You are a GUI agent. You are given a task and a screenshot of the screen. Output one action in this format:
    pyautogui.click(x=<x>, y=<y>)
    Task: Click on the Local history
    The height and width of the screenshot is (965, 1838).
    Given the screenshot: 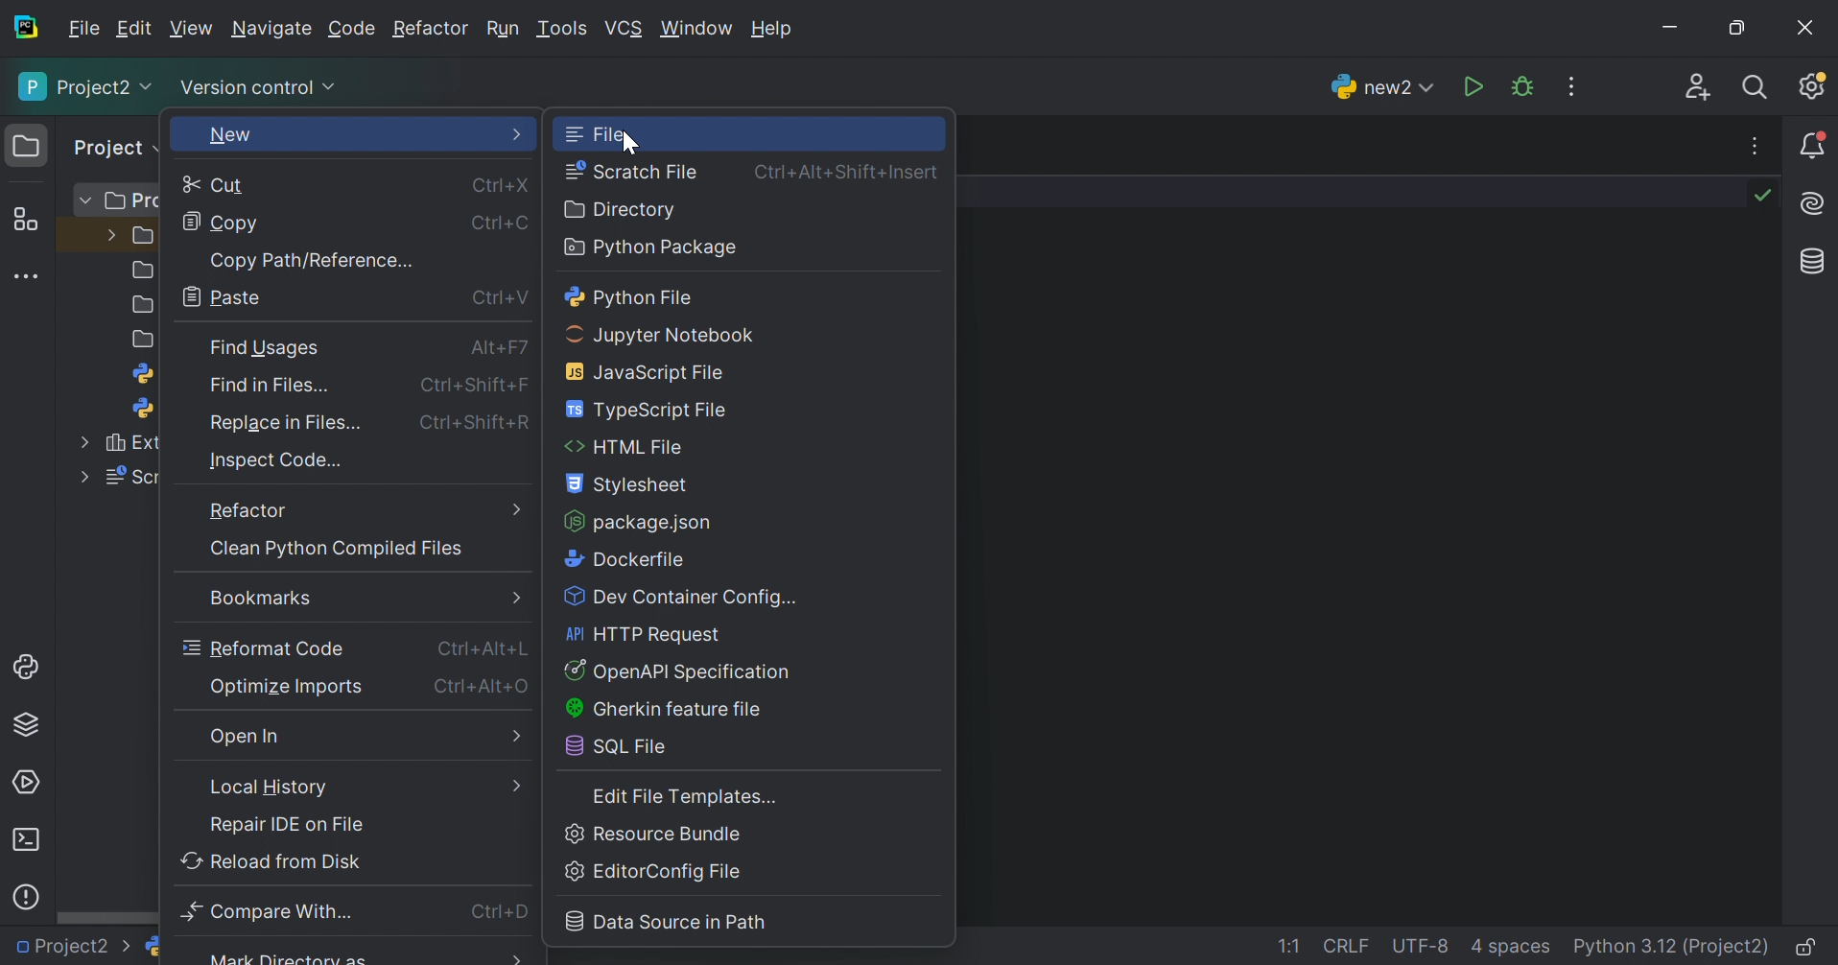 What is the action you would take?
    pyautogui.click(x=272, y=786)
    